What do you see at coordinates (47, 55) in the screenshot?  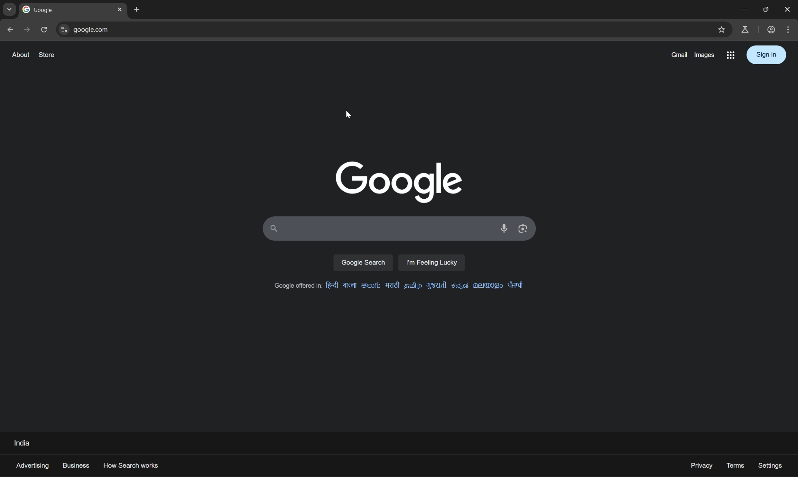 I see `store` at bounding box center [47, 55].